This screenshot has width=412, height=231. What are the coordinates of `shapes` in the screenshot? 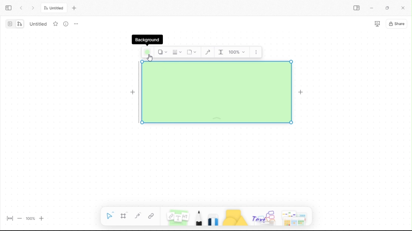 It's located at (235, 217).